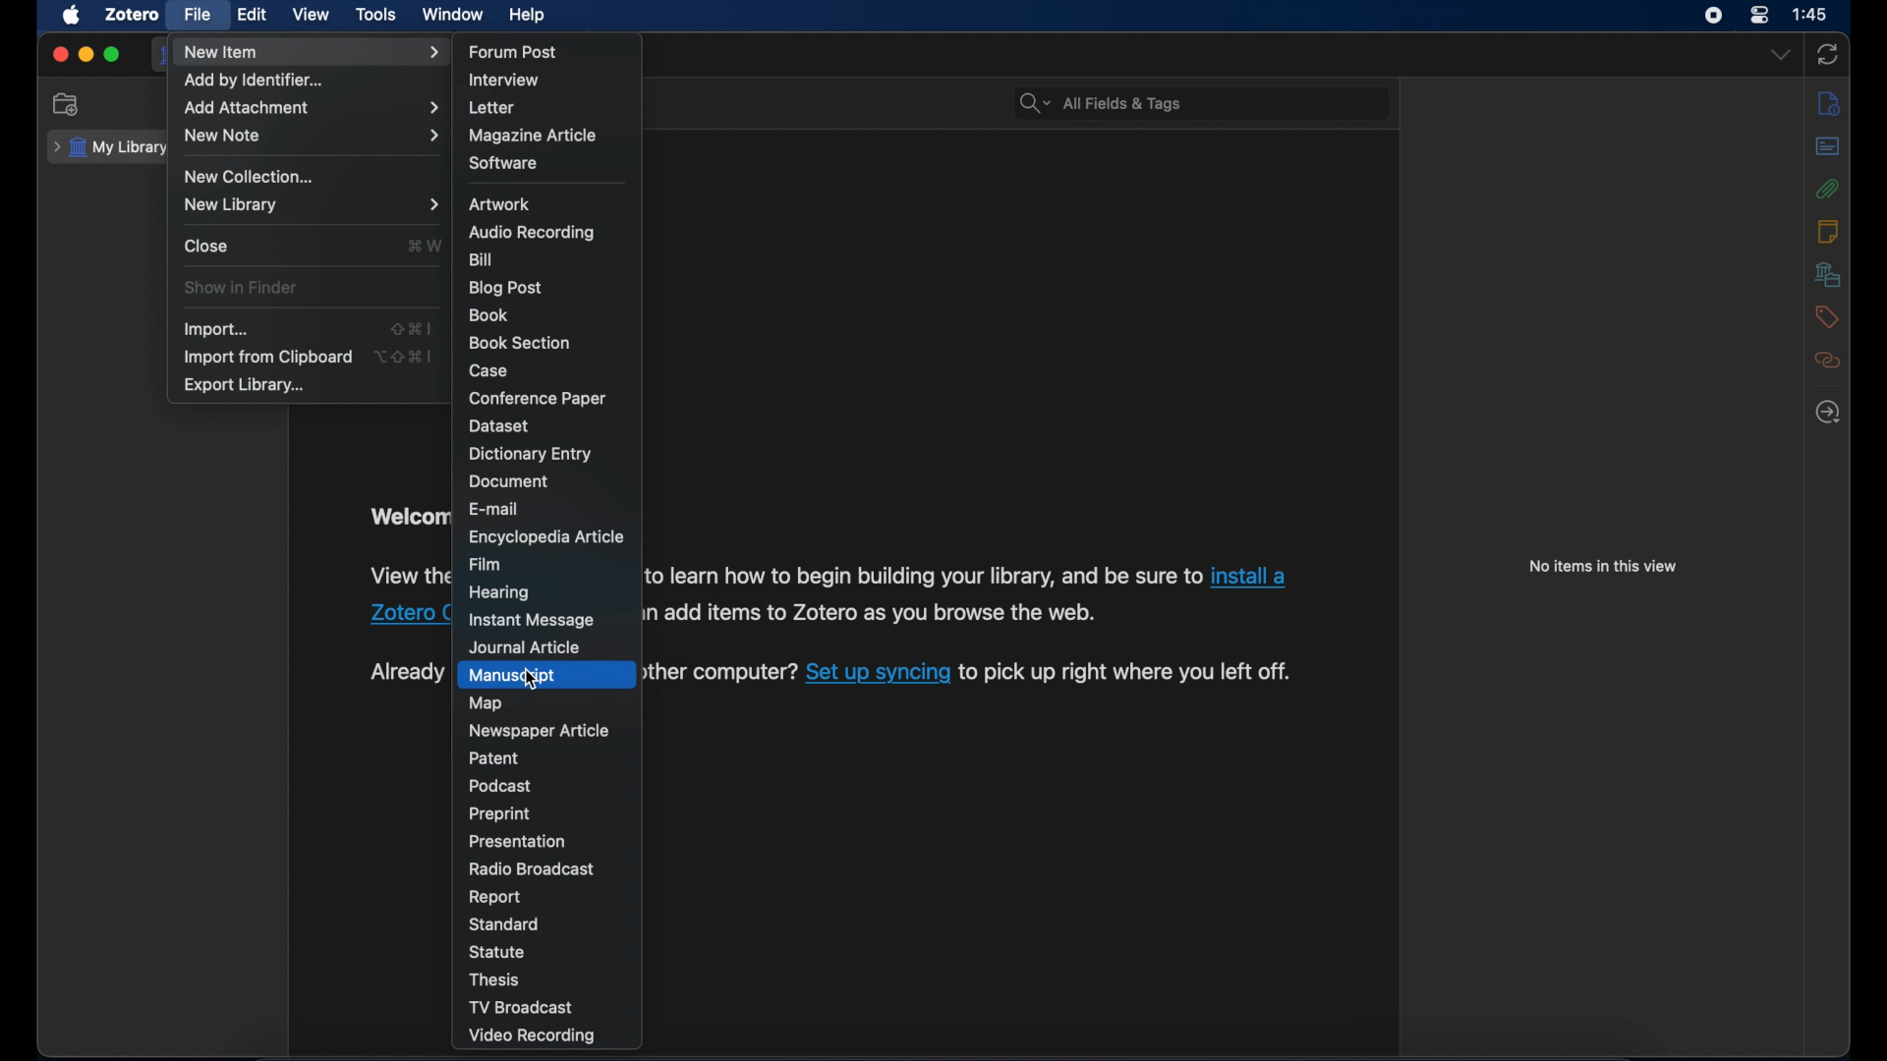 The height and width of the screenshot is (1061, 1887). Describe the element at coordinates (411, 328) in the screenshot. I see `shift + command + I` at that location.